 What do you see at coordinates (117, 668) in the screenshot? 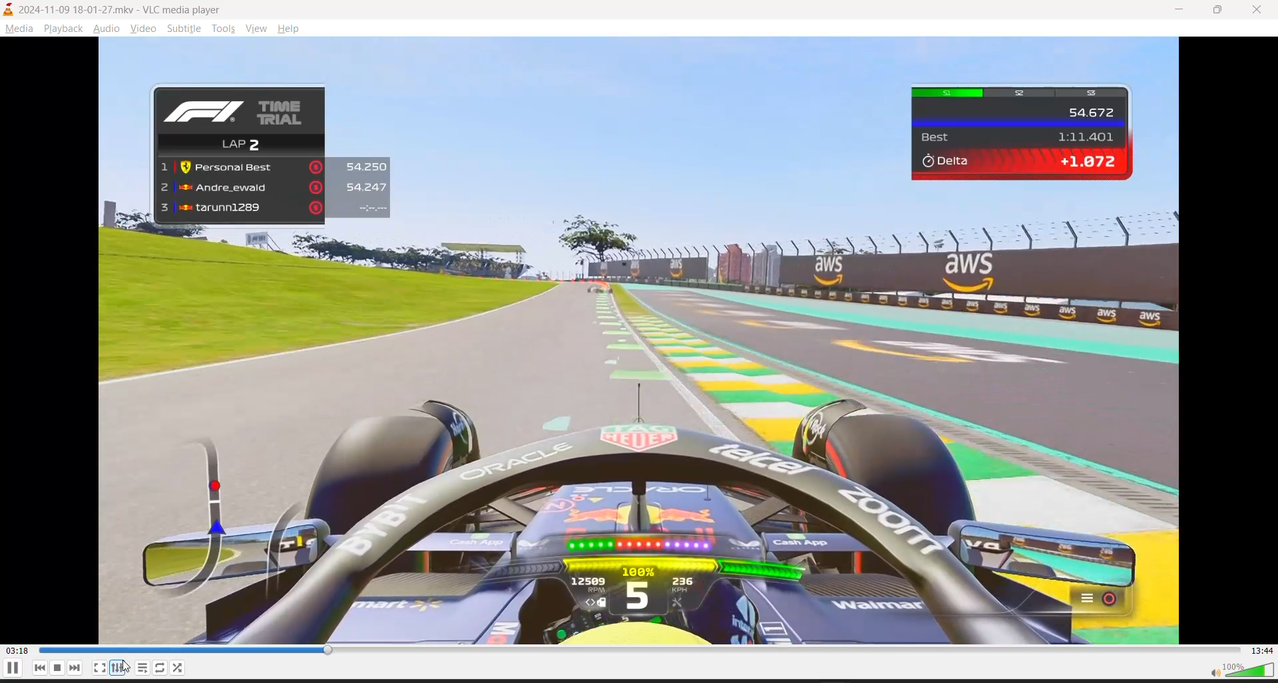
I see `settings` at bounding box center [117, 668].